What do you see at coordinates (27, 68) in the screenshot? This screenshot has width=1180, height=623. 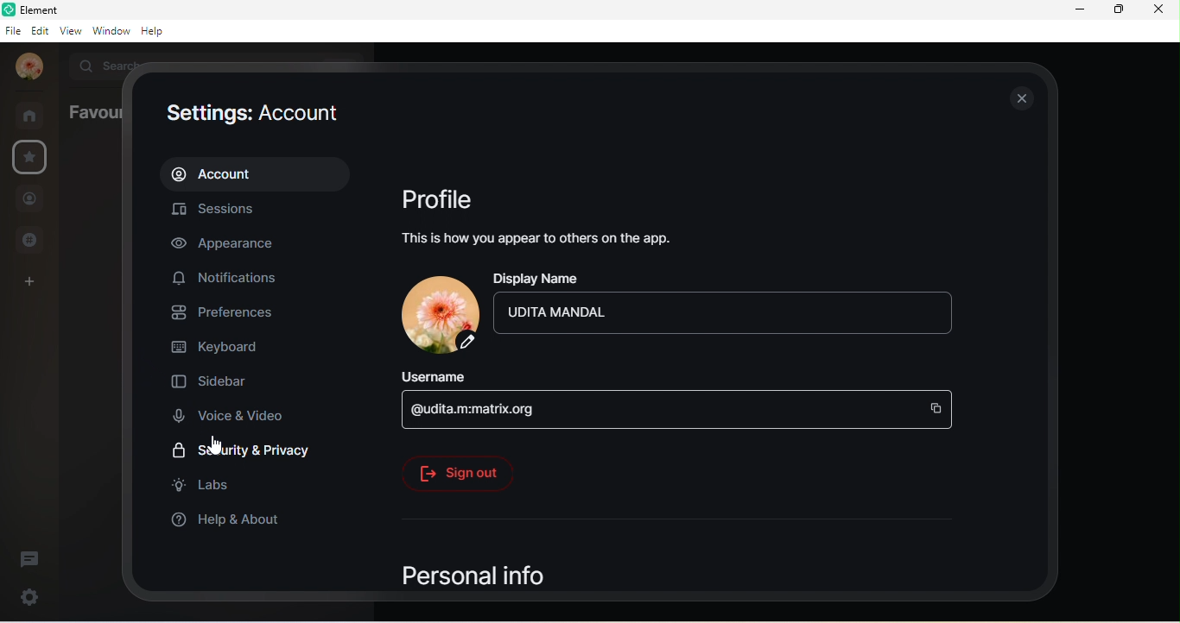 I see `account` at bounding box center [27, 68].